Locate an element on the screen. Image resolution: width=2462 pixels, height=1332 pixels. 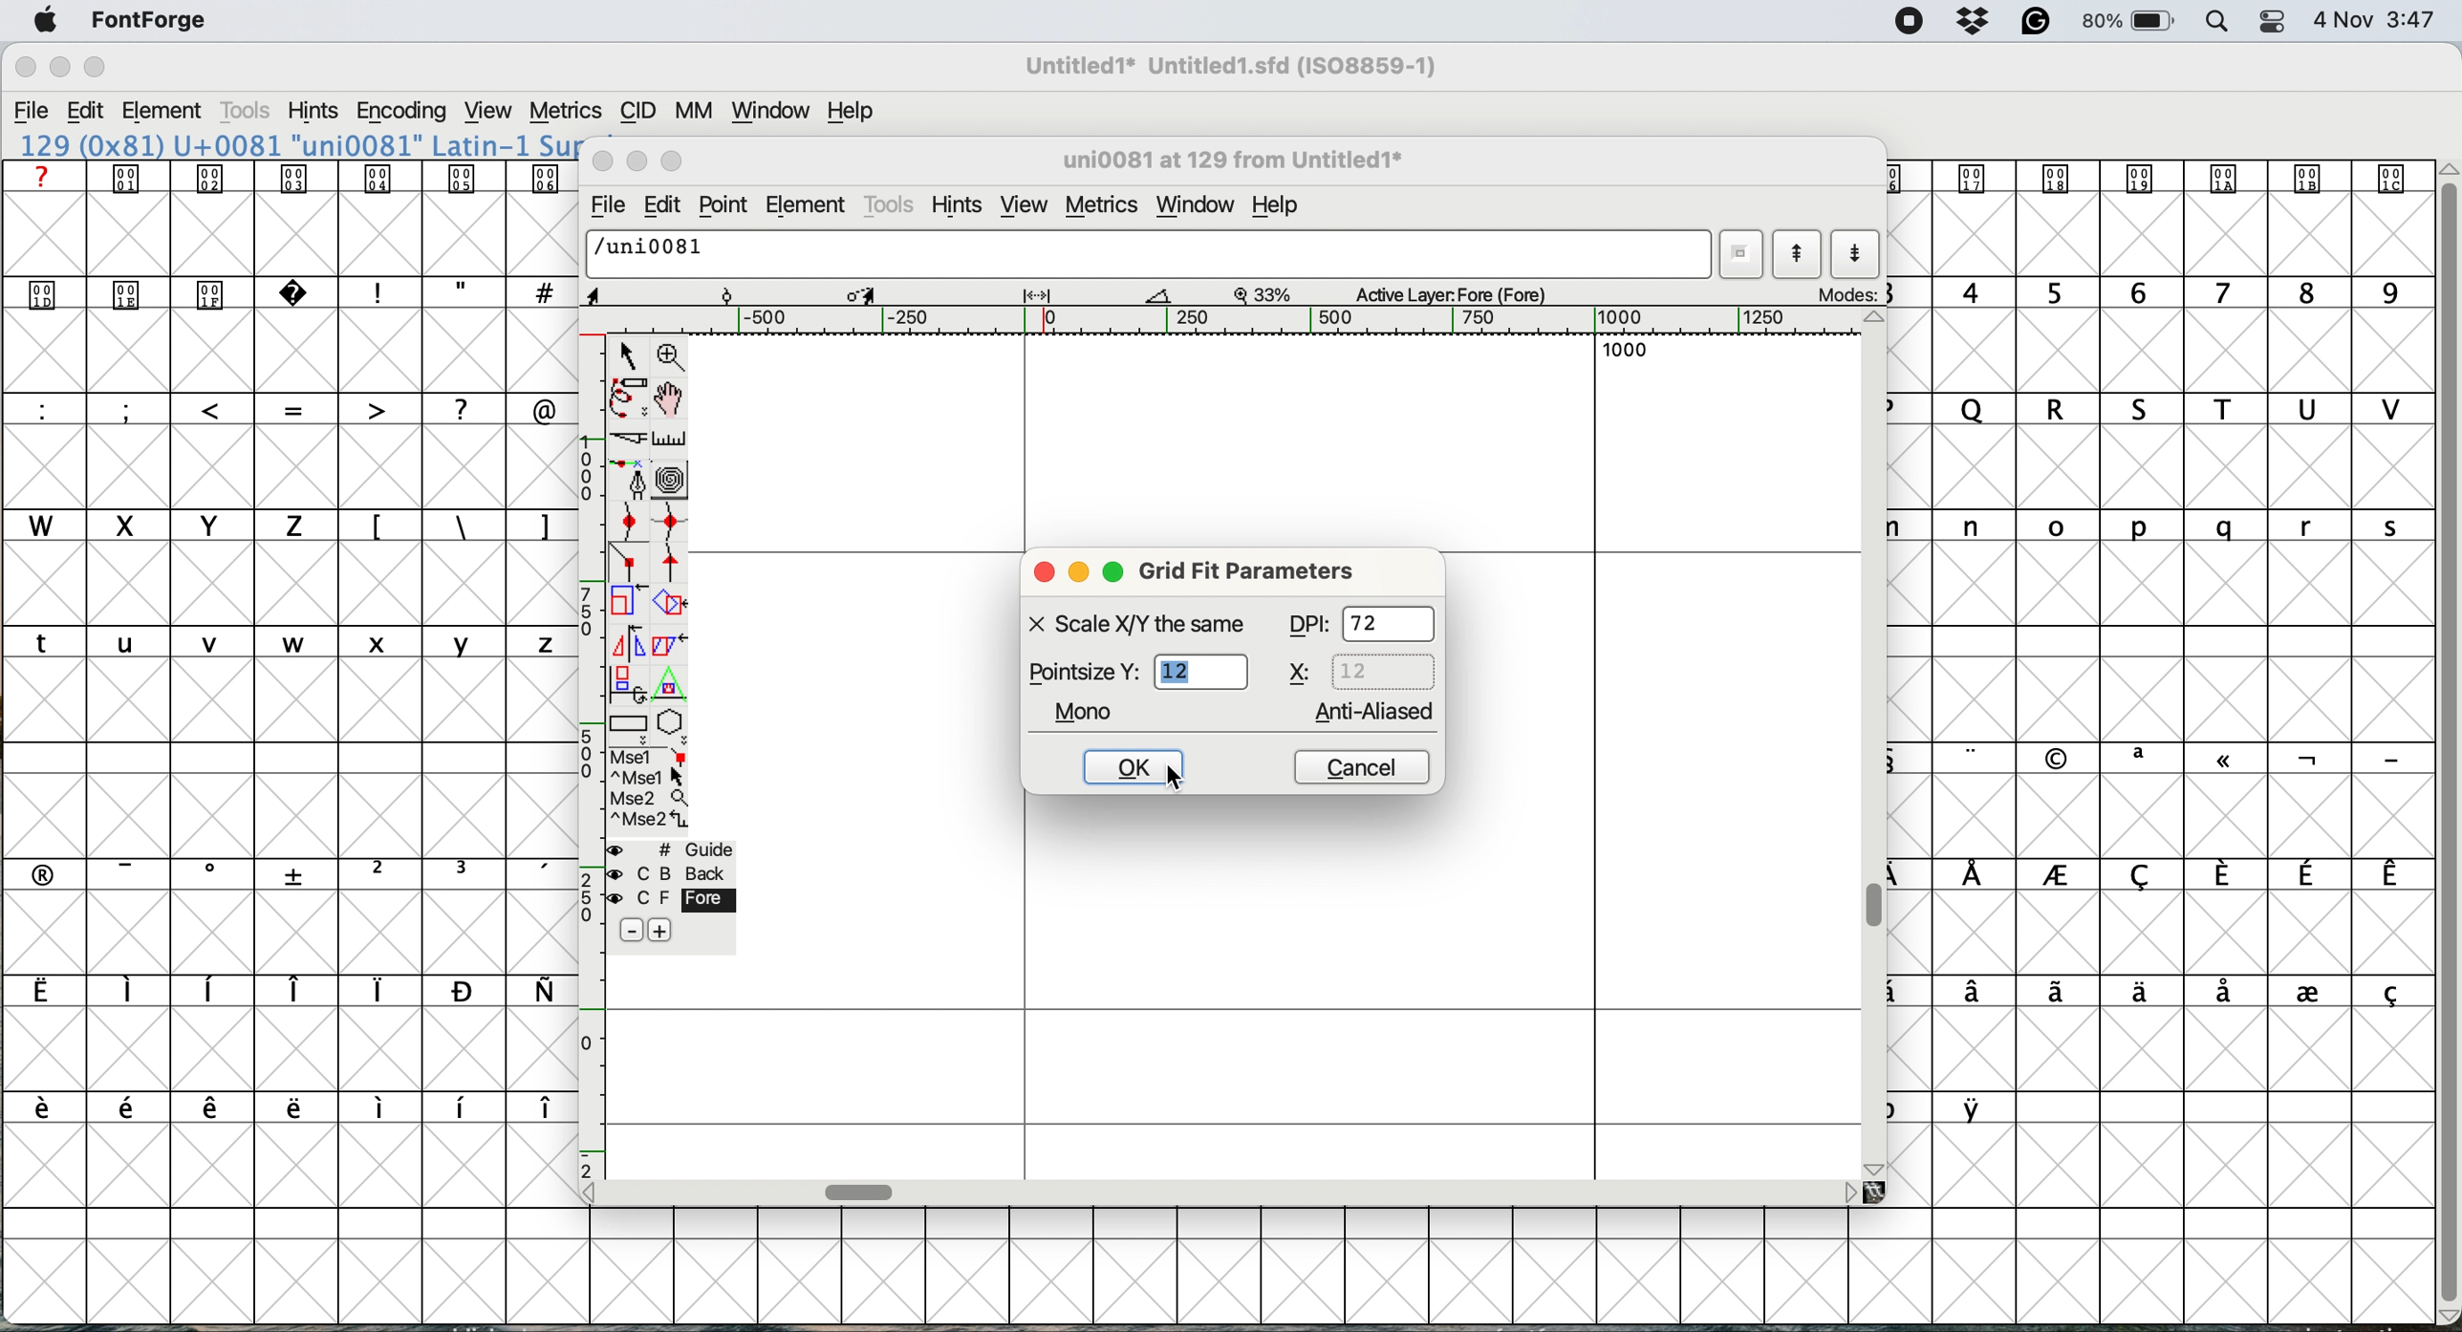
selections is located at coordinates (653, 791).